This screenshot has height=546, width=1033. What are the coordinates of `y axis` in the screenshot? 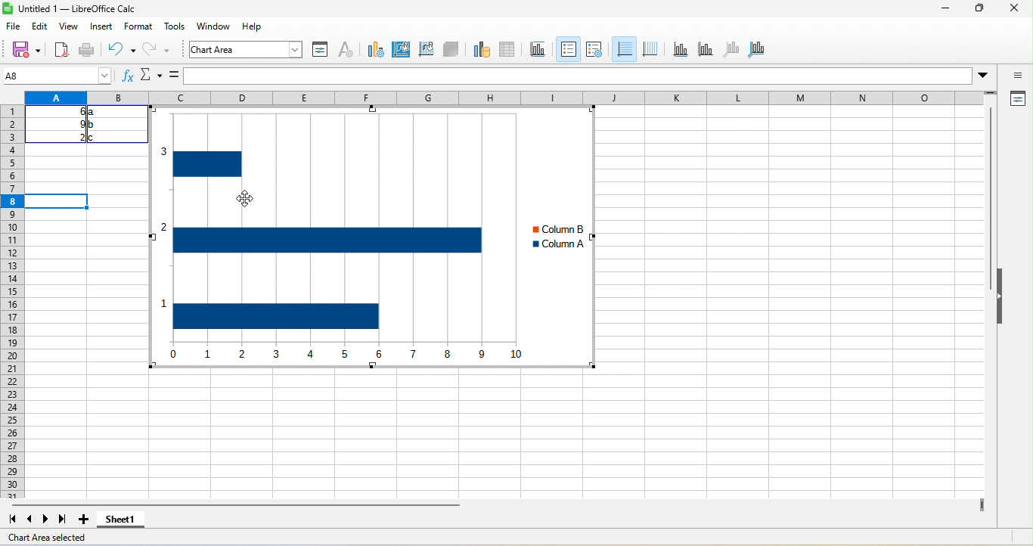 It's located at (704, 51).